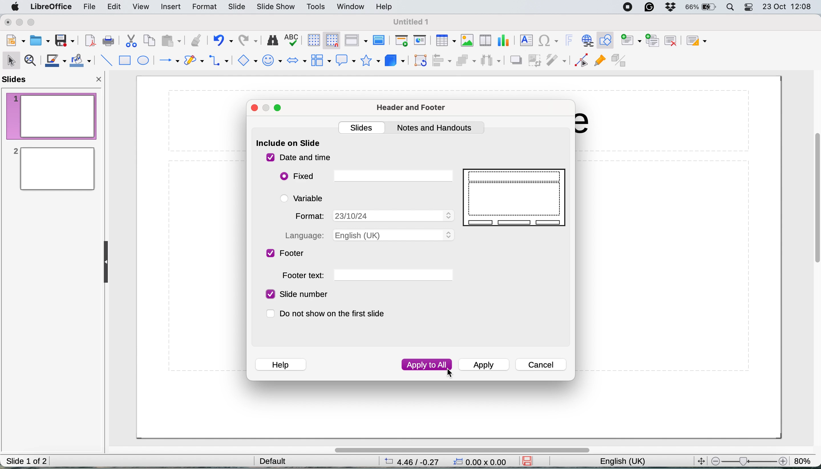 This screenshot has width=821, height=469. I want to click on control center, so click(749, 8).